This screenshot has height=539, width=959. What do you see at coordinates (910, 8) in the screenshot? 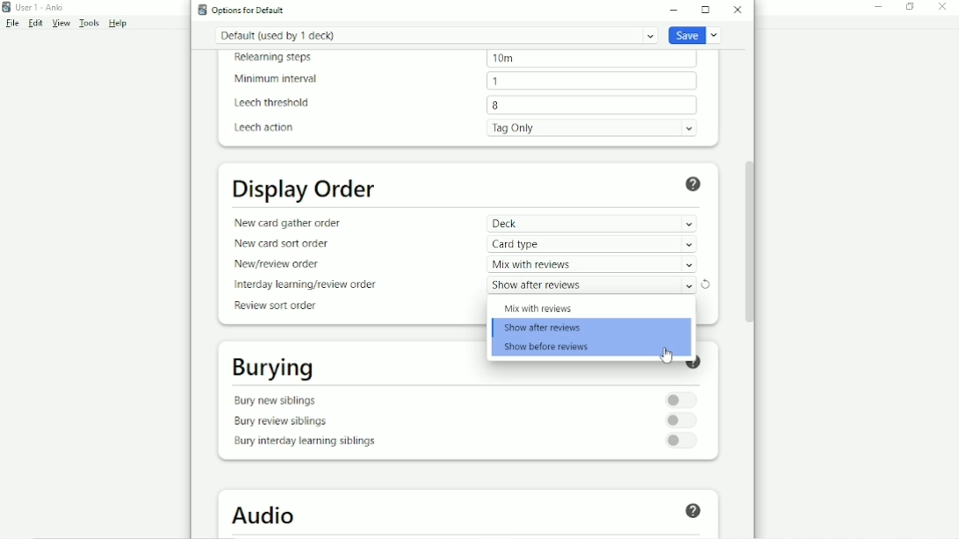
I see `Restore down` at bounding box center [910, 8].